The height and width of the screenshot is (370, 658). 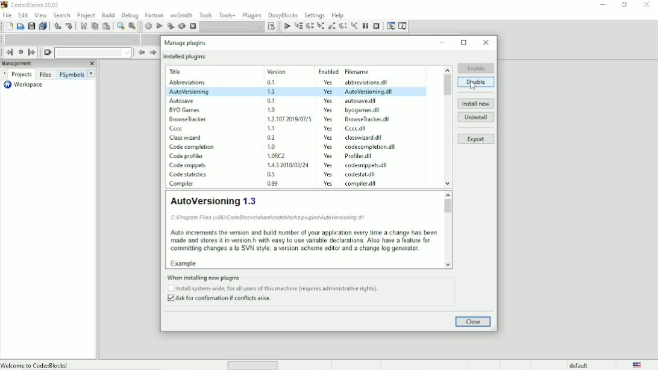 What do you see at coordinates (338, 14) in the screenshot?
I see `Help` at bounding box center [338, 14].